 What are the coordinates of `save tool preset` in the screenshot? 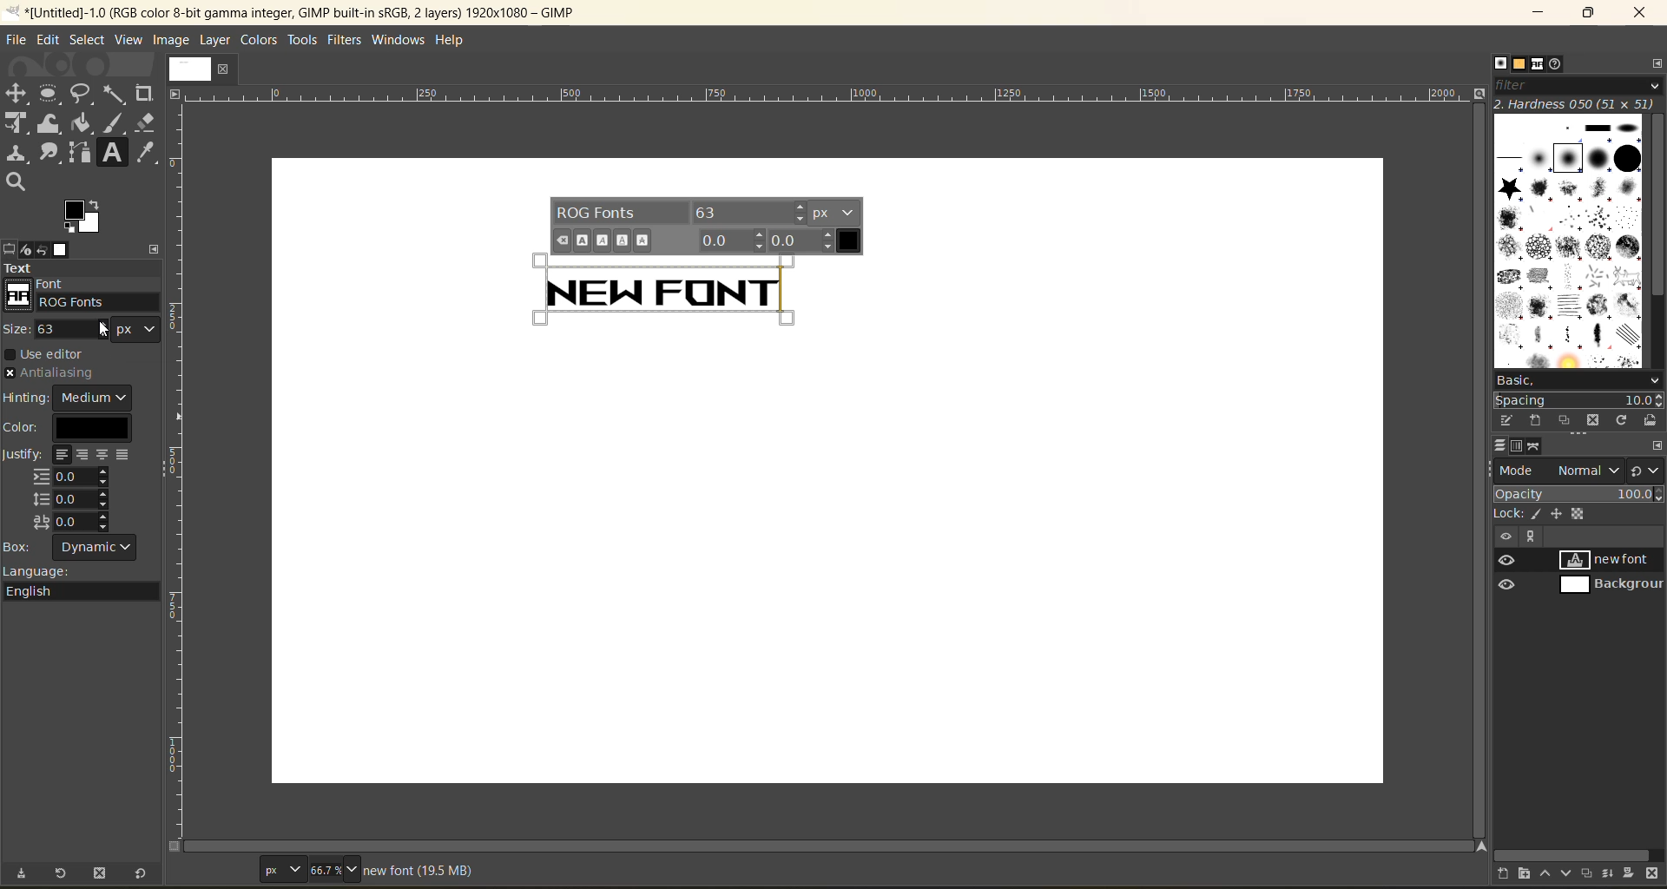 It's located at (24, 875).